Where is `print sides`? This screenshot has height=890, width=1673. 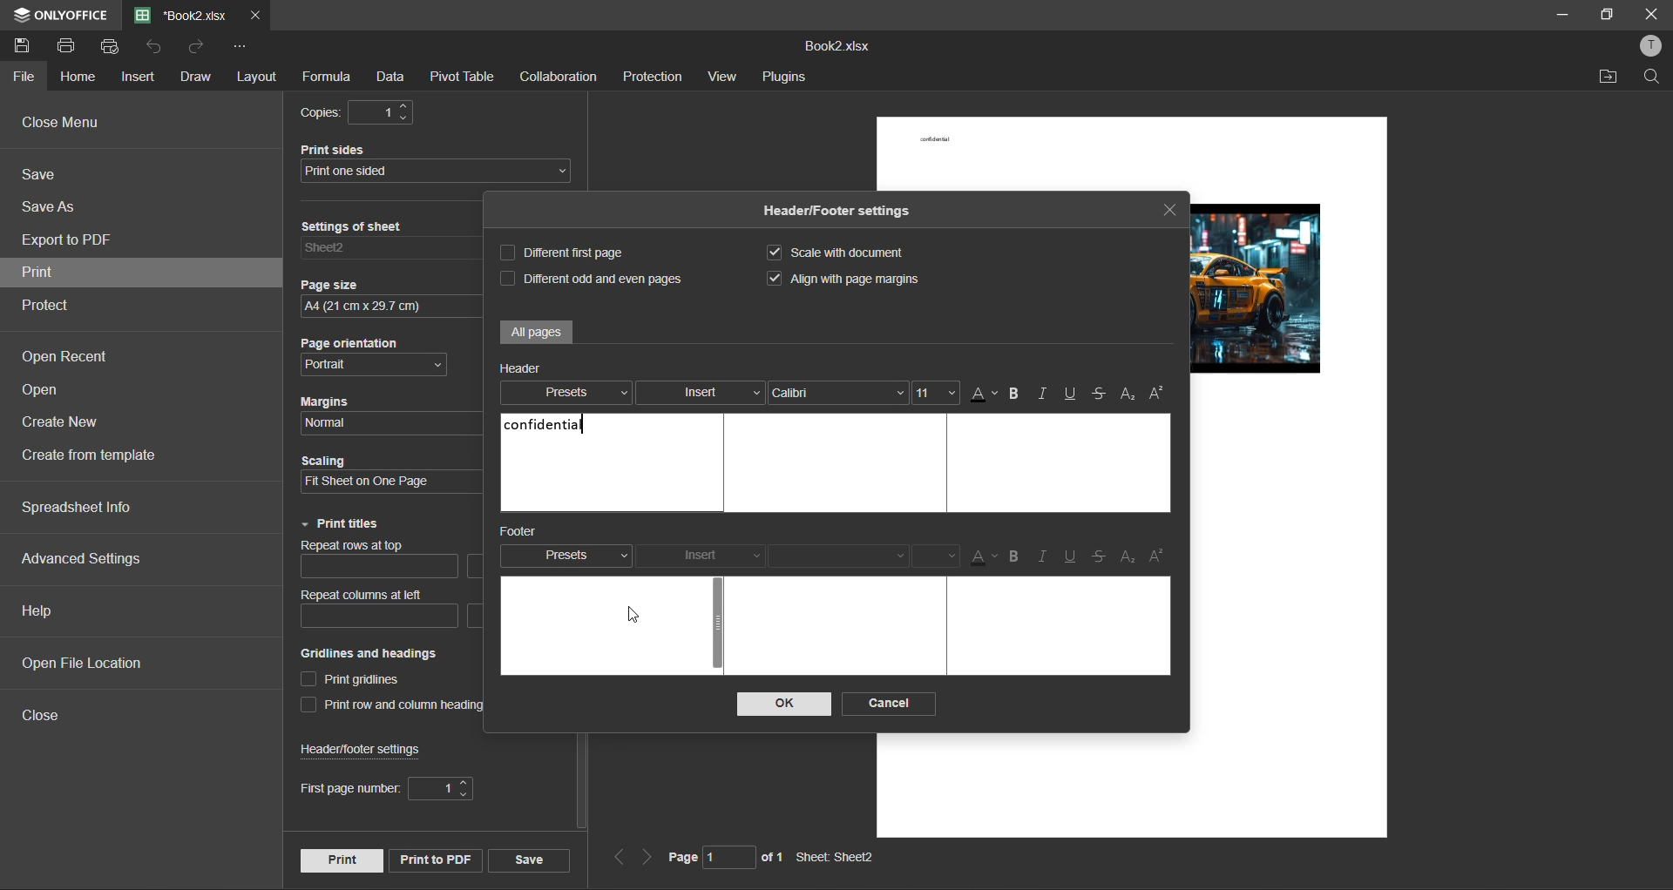 print sides is located at coordinates (438, 172).